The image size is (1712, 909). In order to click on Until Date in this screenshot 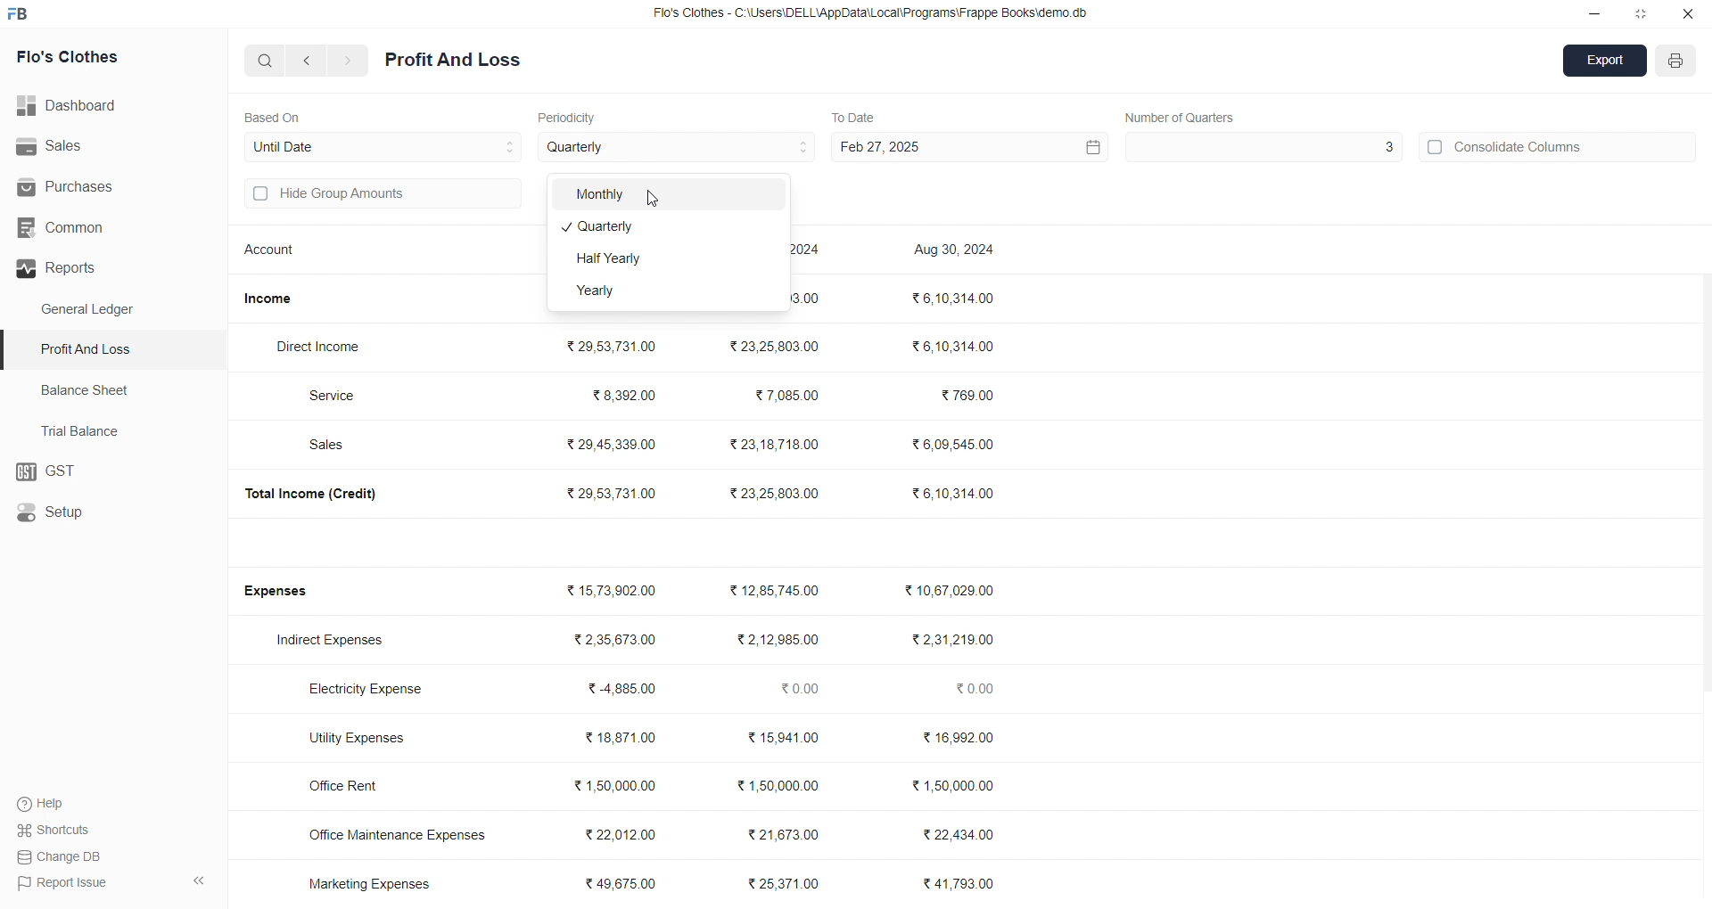, I will do `click(383, 144)`.